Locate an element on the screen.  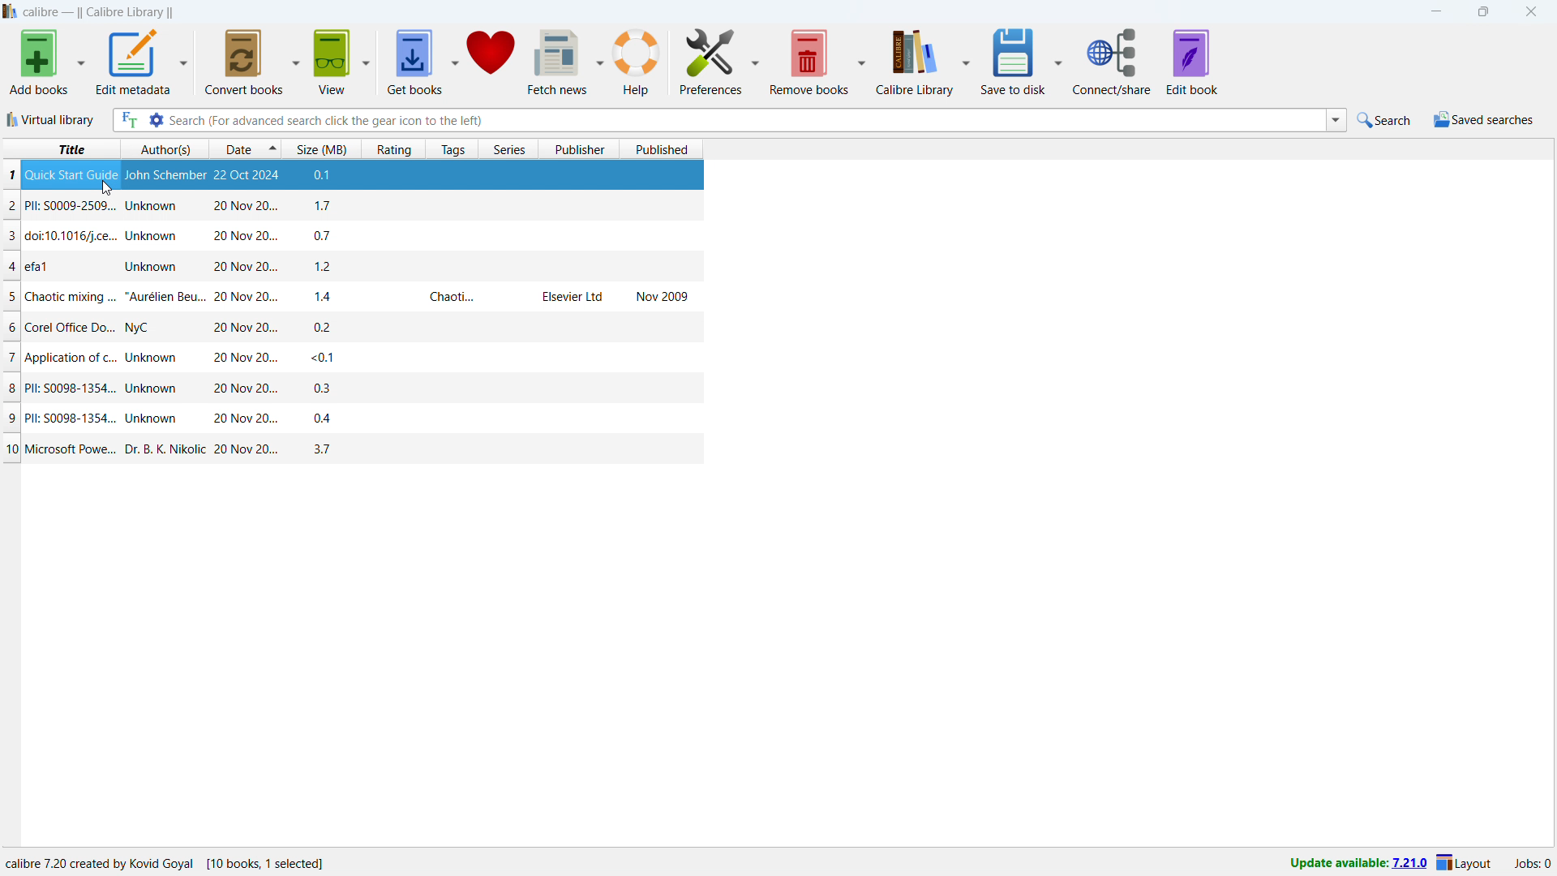
advanced search is located at coordinates (156, 121).